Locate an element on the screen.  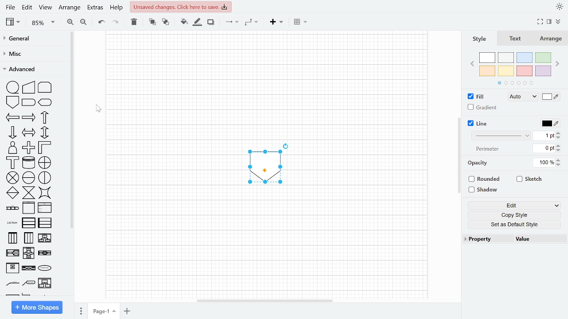
Advanced is located at coordinates (34, 69).